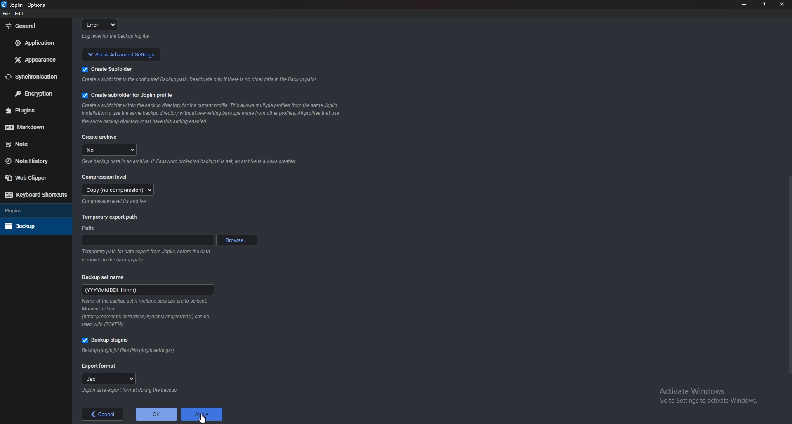 This screenshot has height=424, width=792. What do you see at coordinates (103, 414) in the screenshot?
I see `cancel` at bounding box center [103, 414].